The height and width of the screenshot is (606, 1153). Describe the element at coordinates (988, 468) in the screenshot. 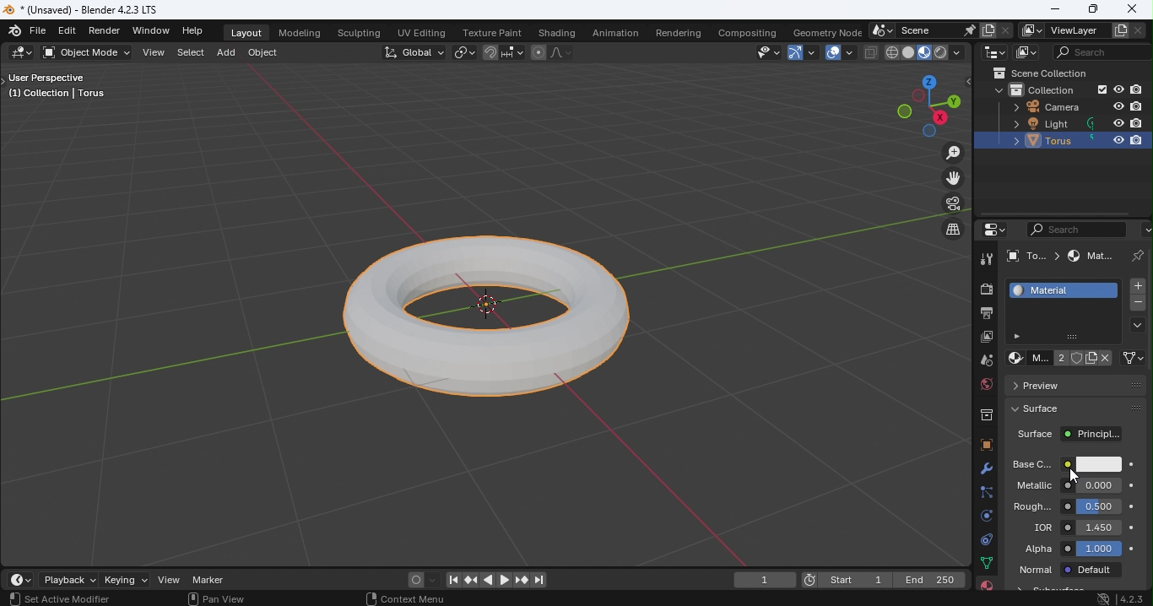

I see `Modifiers` at that location.